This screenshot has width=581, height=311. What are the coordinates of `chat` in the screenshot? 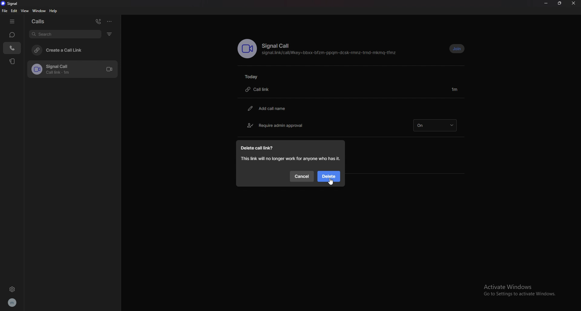 It's located at (12, 35).